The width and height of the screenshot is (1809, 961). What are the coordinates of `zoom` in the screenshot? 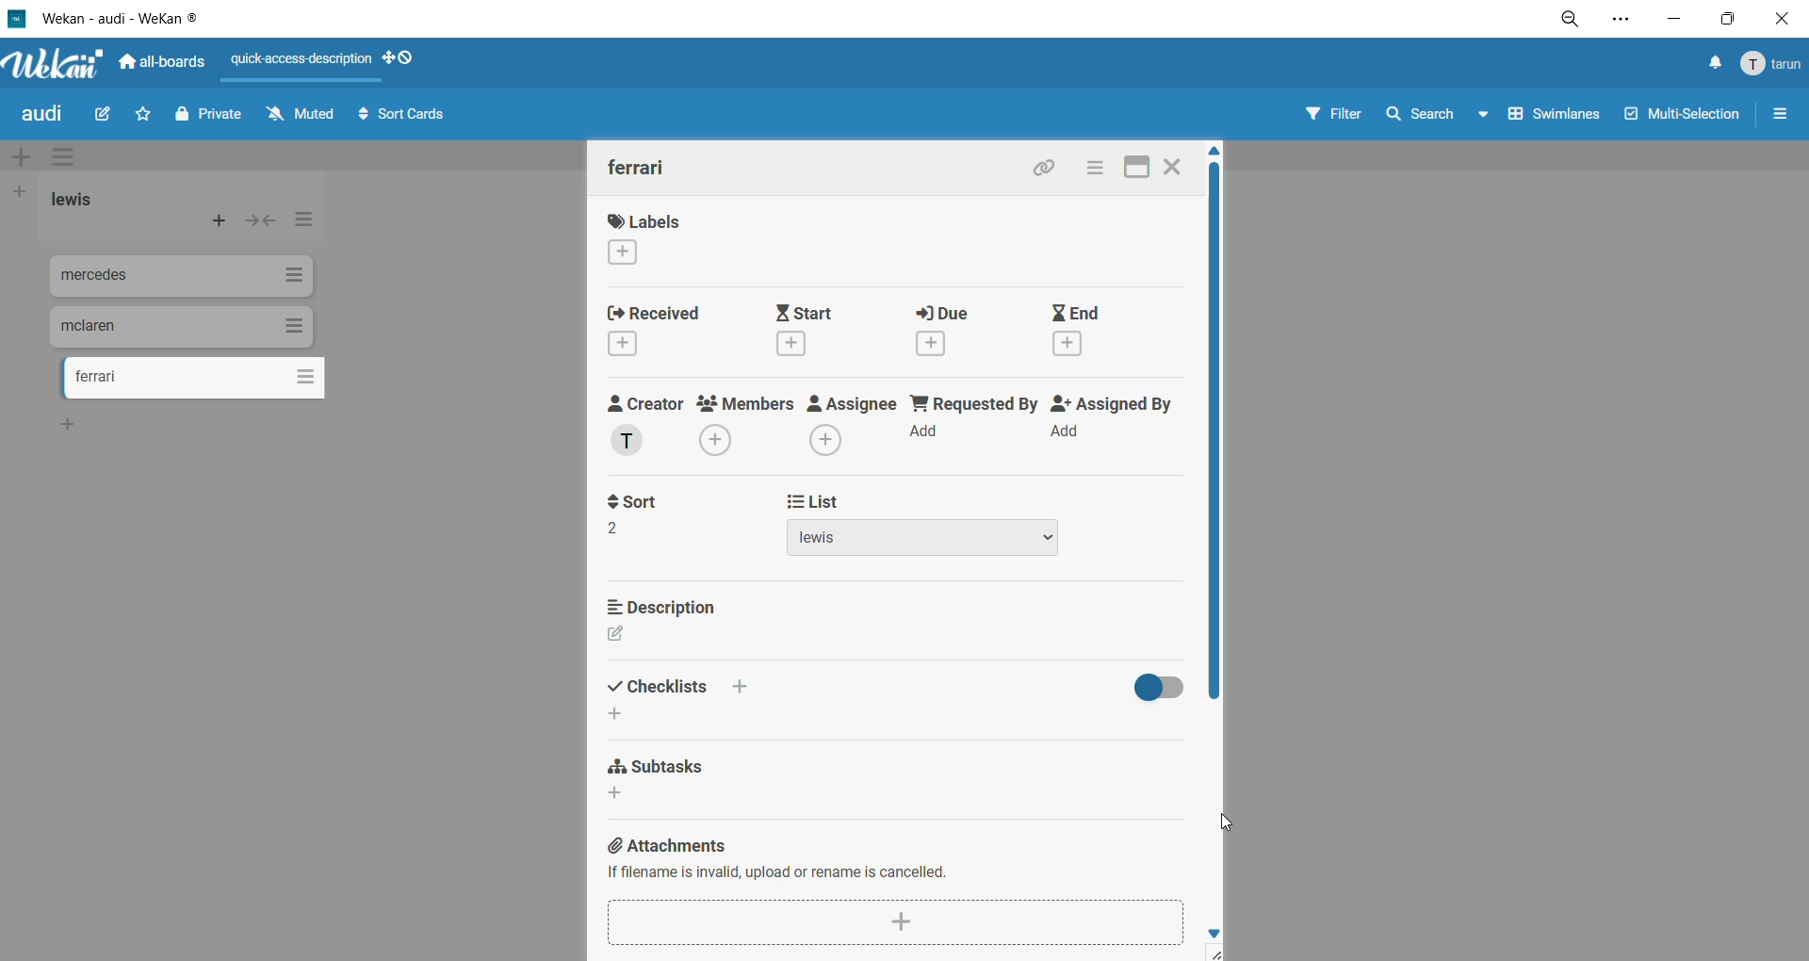 It's located at (1574, 19).